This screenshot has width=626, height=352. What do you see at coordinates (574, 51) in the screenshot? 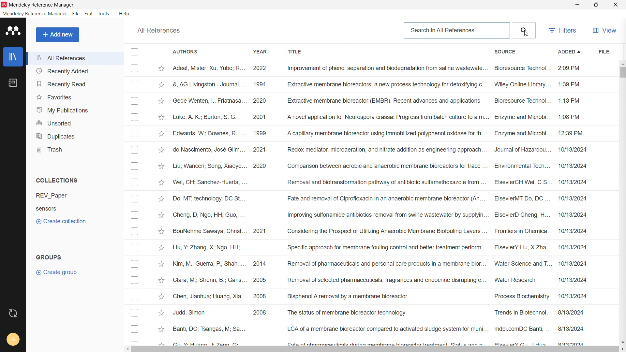
I see `added` at bounding box center [574, 51].